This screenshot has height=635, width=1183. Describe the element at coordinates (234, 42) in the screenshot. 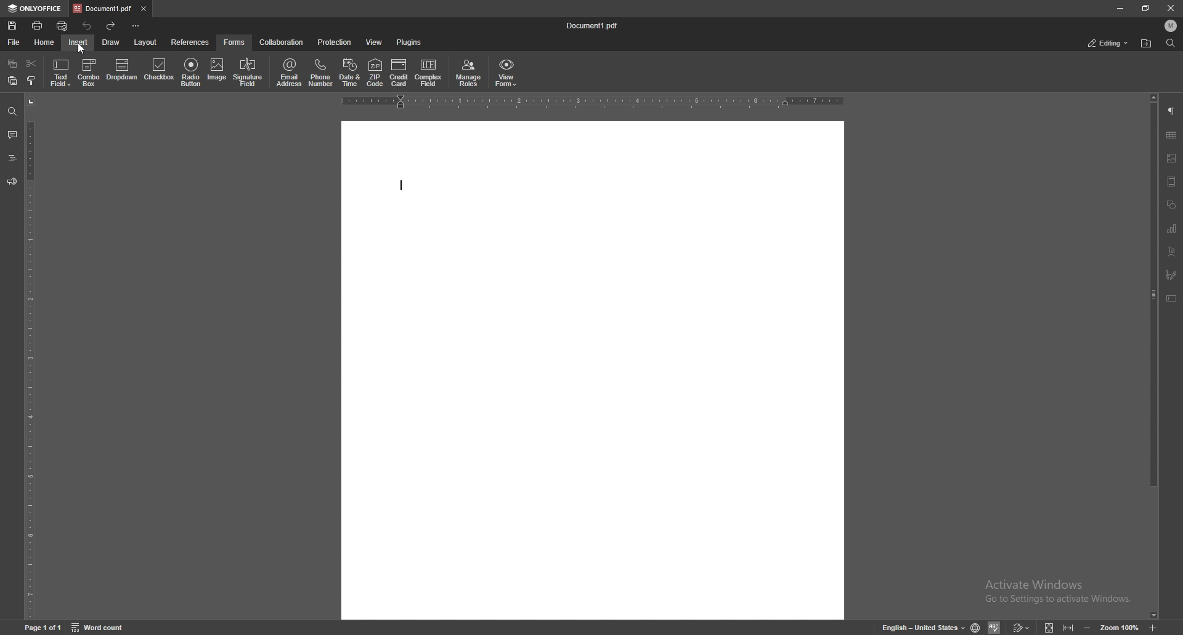

I see `forms` at that location.